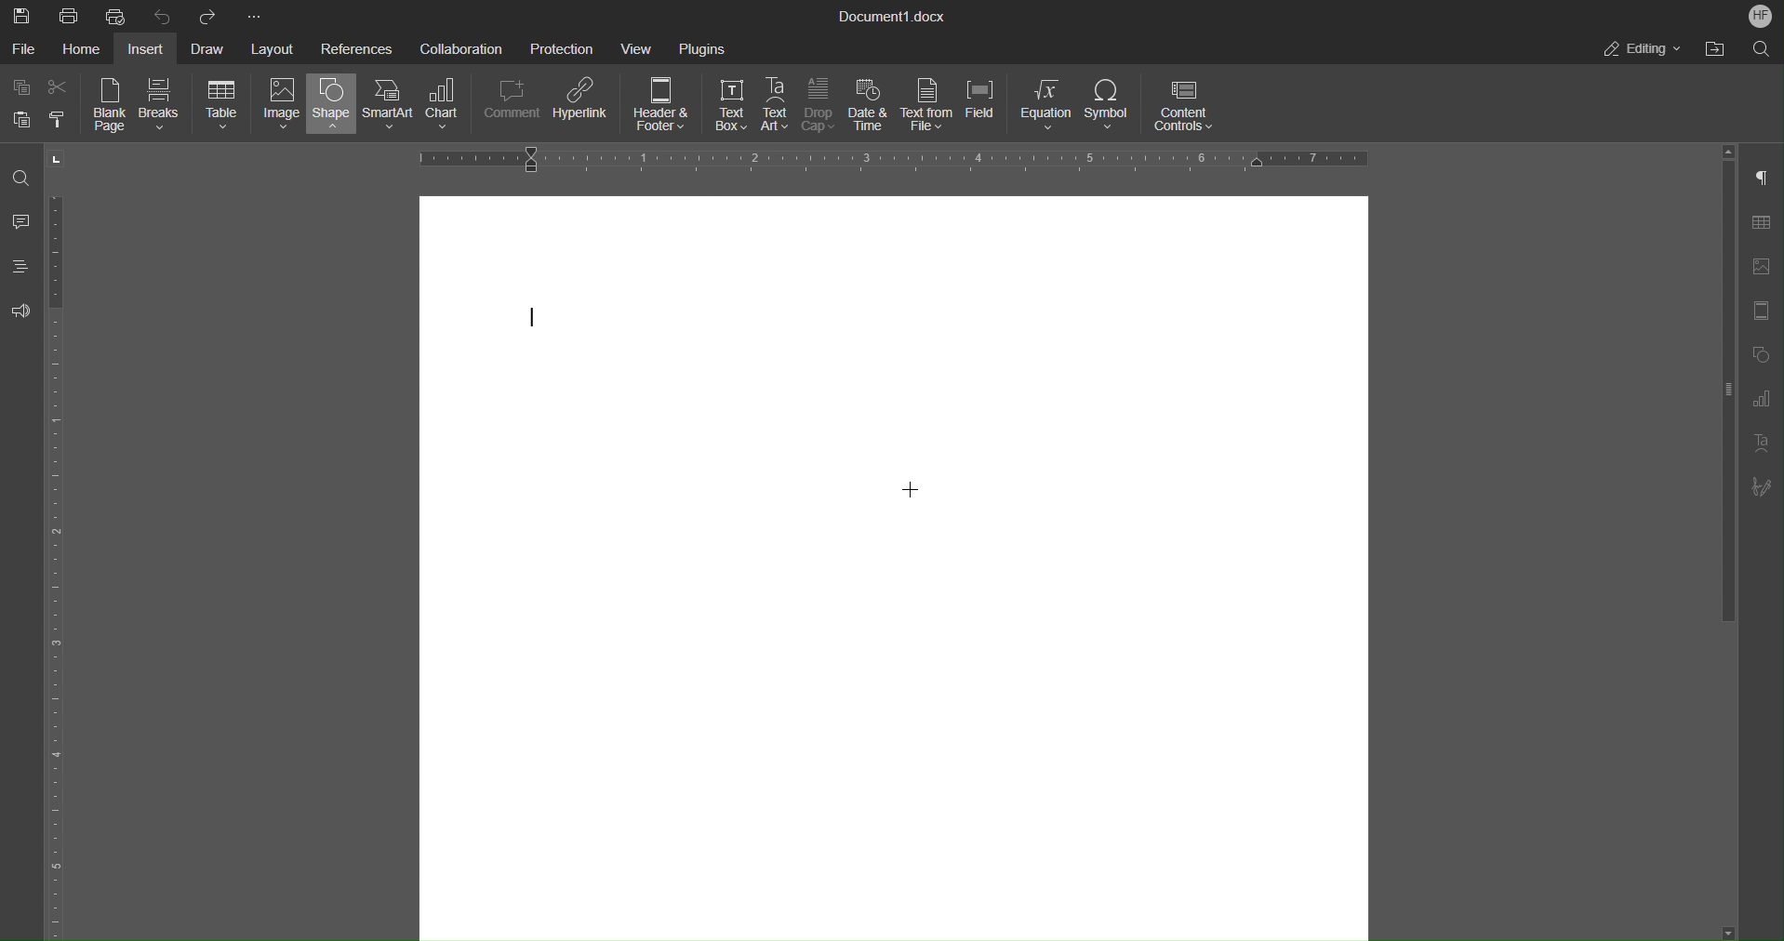 The width and height of the screenshot is (1784, 941). What do you see at coordinates (1768, 487) in the screenshot?
I see `Signature` at bounding box center [1768, 487].